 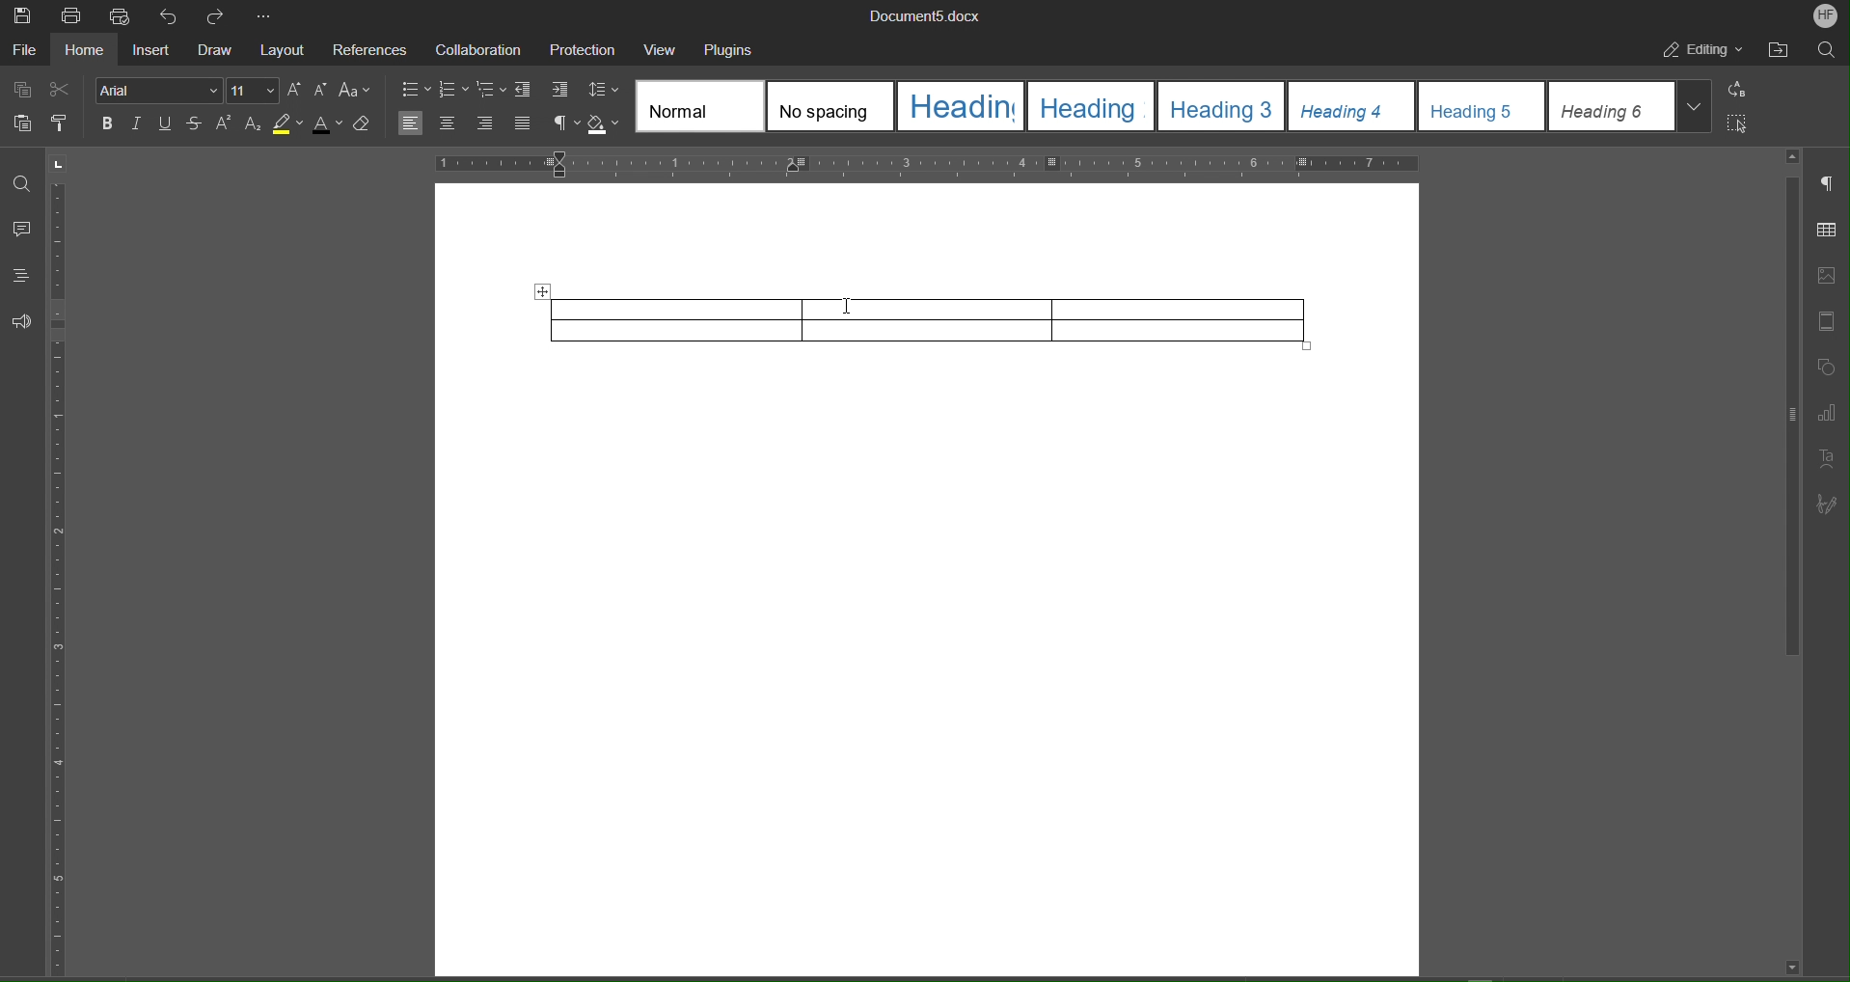 What do you see at coordinates (1793, 156) in the screenshot?
I see `scroll up` at bounding box center [1793, 156].